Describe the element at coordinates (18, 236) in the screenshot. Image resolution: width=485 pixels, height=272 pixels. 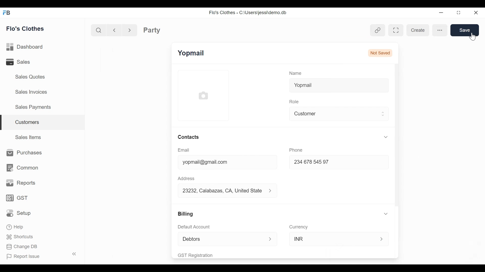
I see `Shortcuts` at that location.